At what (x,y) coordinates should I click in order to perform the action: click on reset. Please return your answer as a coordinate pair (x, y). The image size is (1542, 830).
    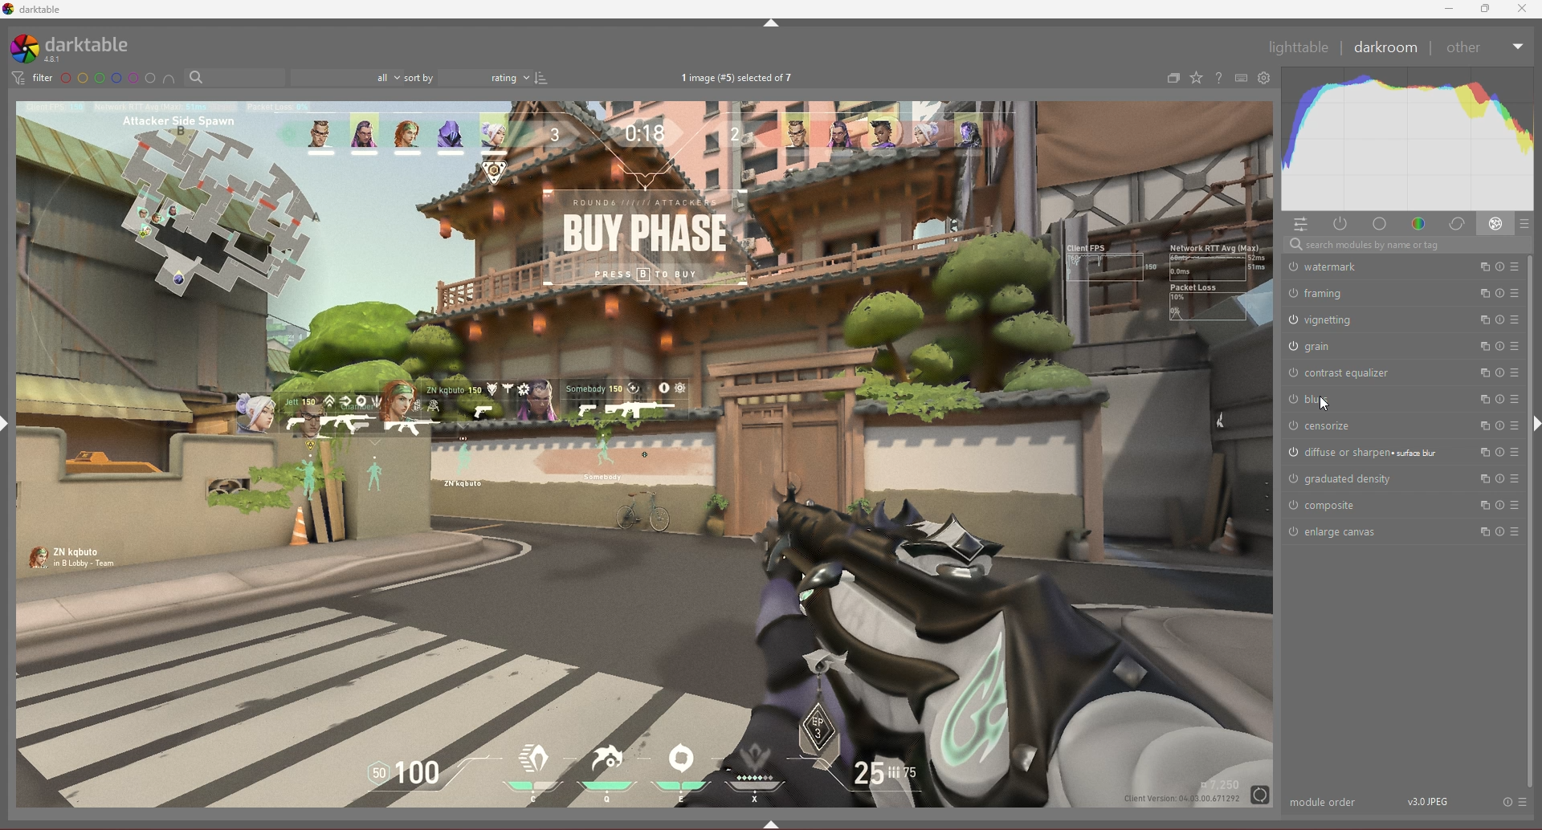
    Looking at the image, I should click on (1499, 426).